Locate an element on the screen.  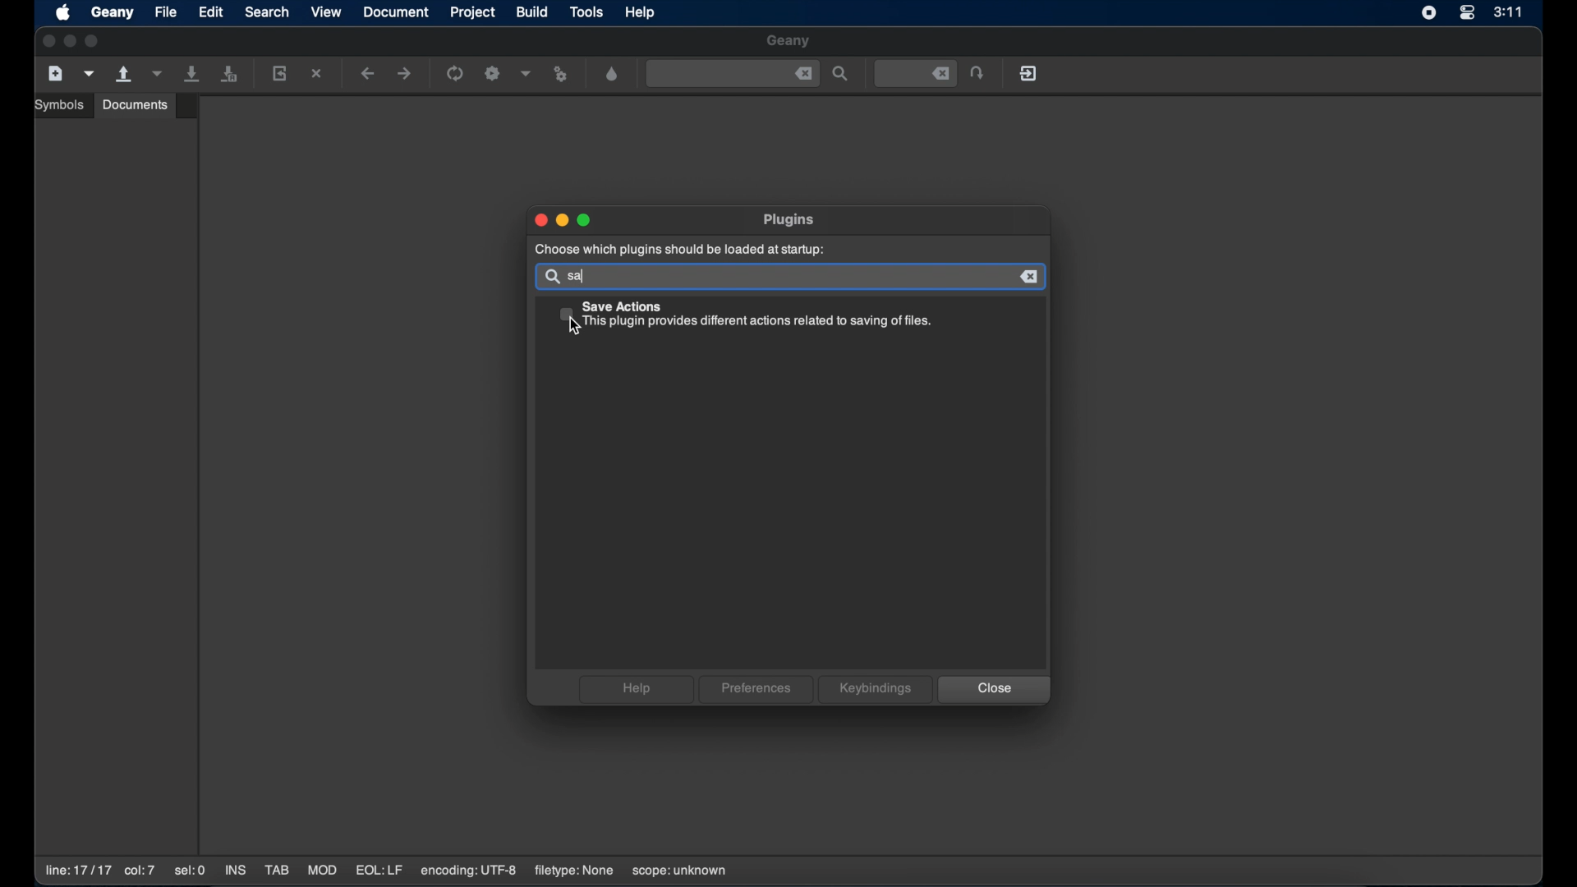
jump to the entered file is located at coordinates (978, 74).